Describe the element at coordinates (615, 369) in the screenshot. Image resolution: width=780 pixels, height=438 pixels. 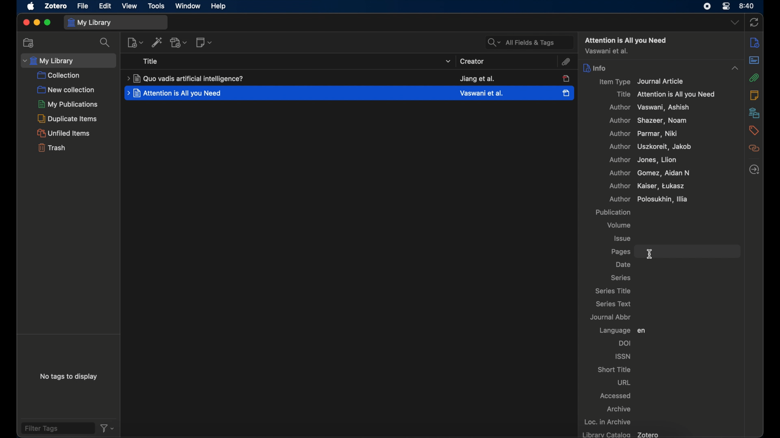
I see `short title` at that location.